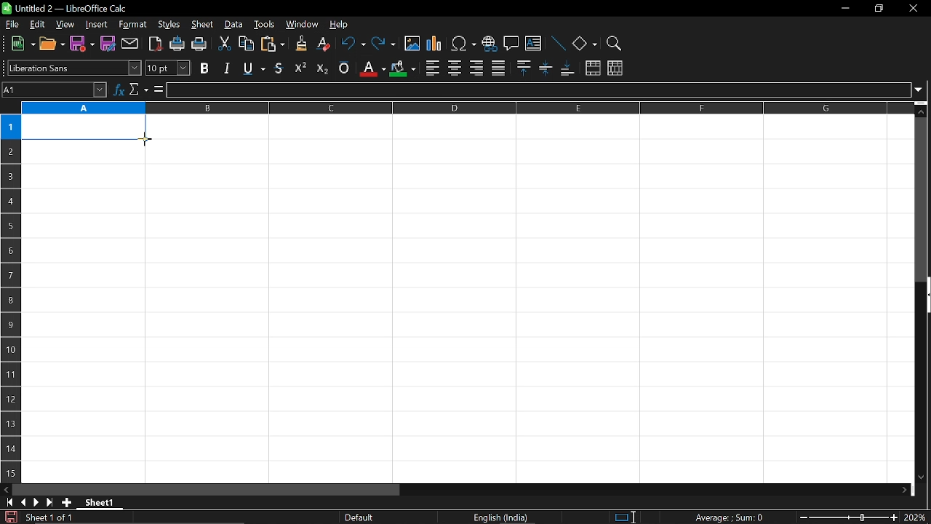  Describe the element at coordinates (914, 9) in the screenshot. I see `close` at that location.